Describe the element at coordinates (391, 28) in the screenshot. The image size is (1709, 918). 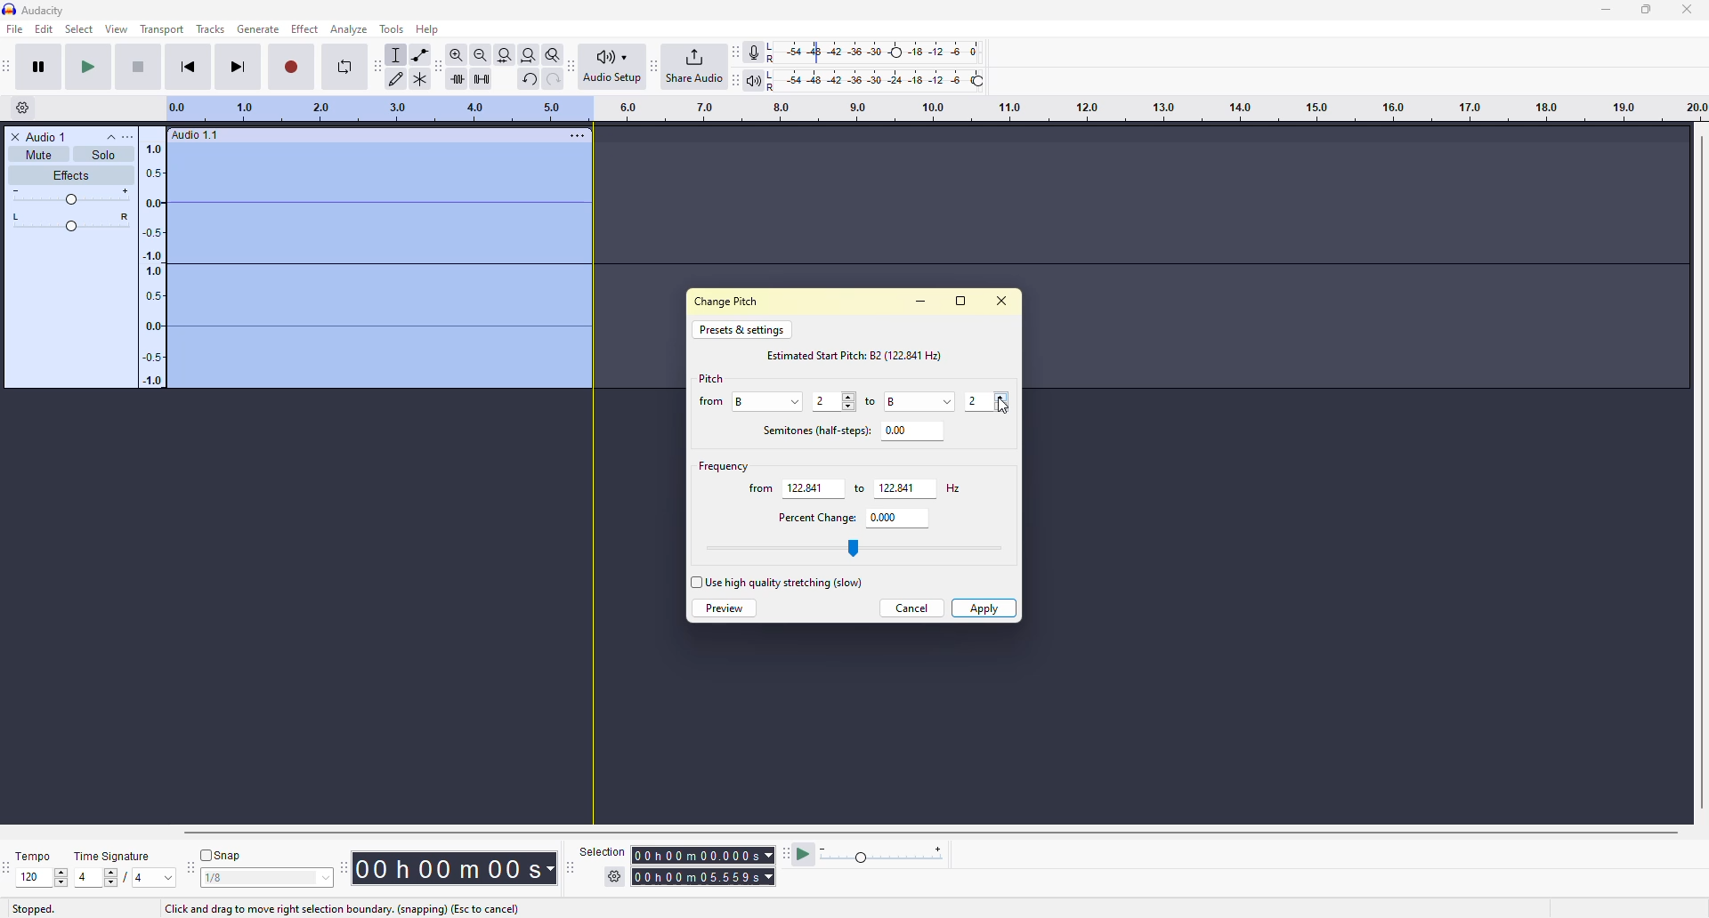
I see `tools` at that location.